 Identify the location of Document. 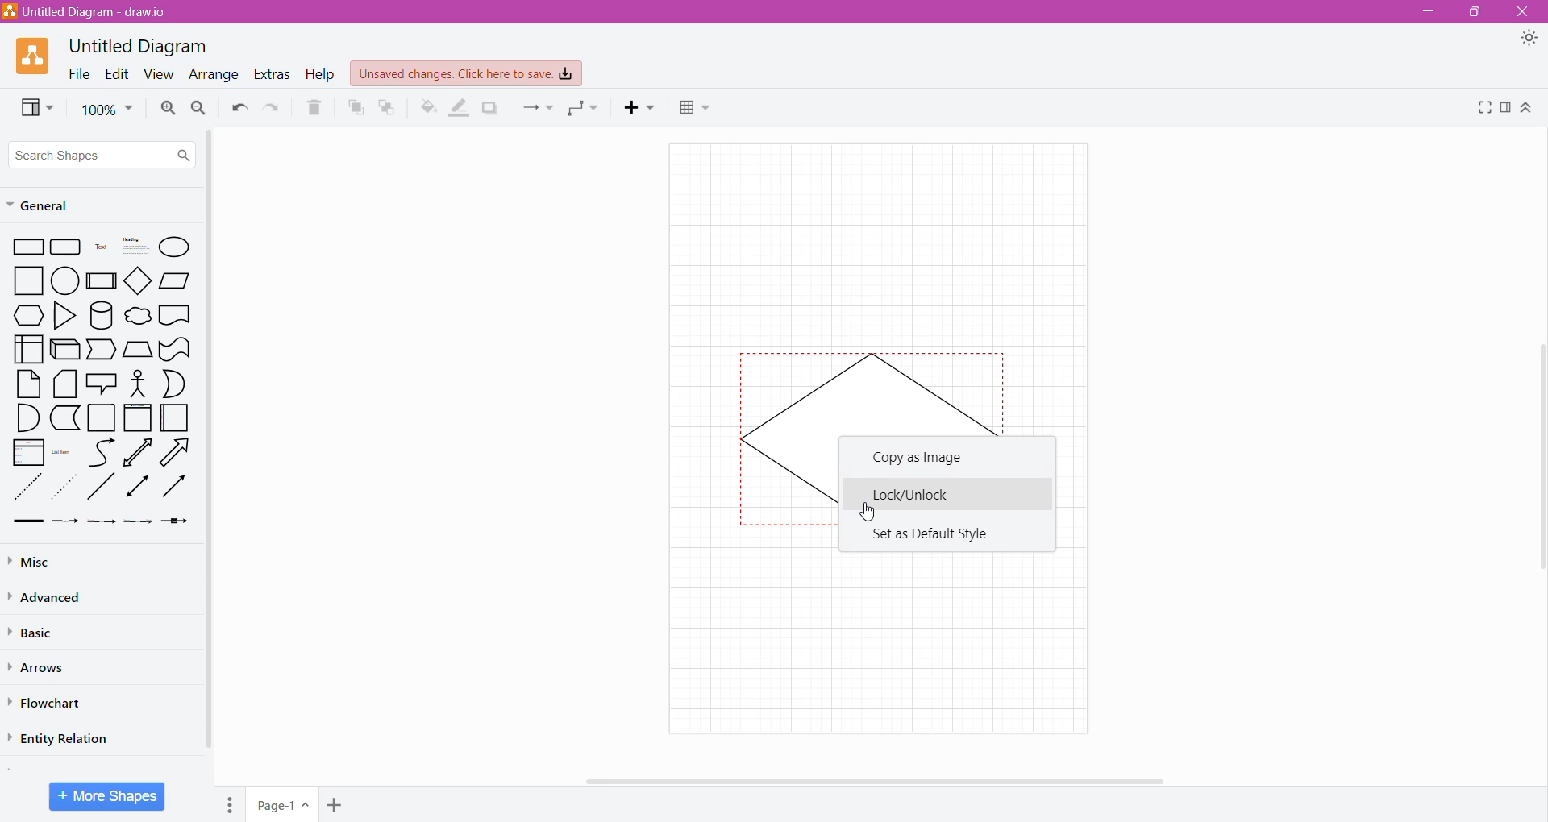
(175, 317).